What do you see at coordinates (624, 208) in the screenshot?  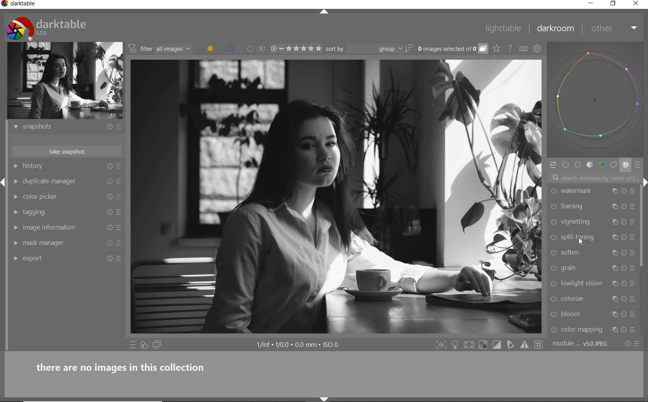 I see `` at bounding box center [624, 208].